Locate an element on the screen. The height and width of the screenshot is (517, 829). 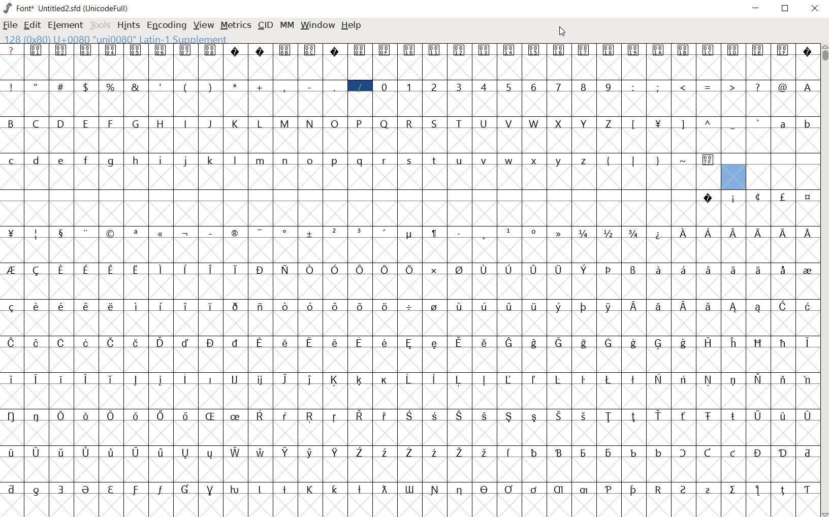
glyph is located at coordinates (135, 490).